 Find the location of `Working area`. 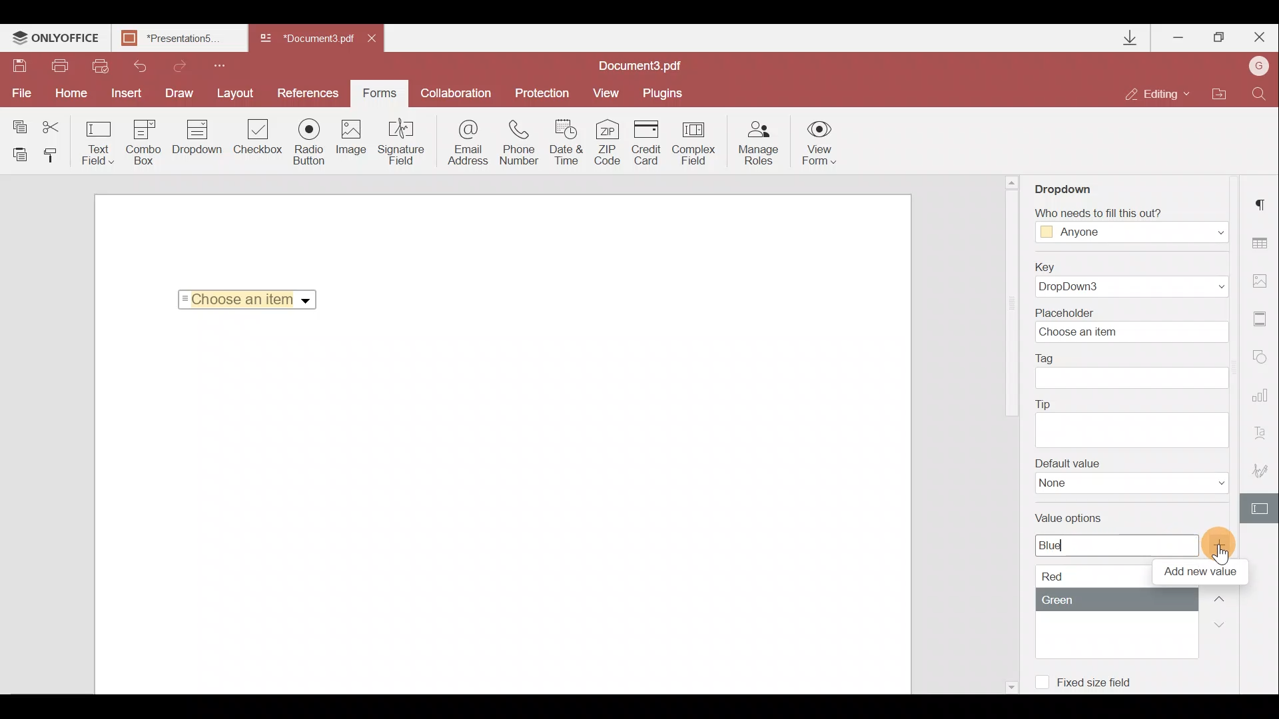

Working area is located at coordinates (501, 509).